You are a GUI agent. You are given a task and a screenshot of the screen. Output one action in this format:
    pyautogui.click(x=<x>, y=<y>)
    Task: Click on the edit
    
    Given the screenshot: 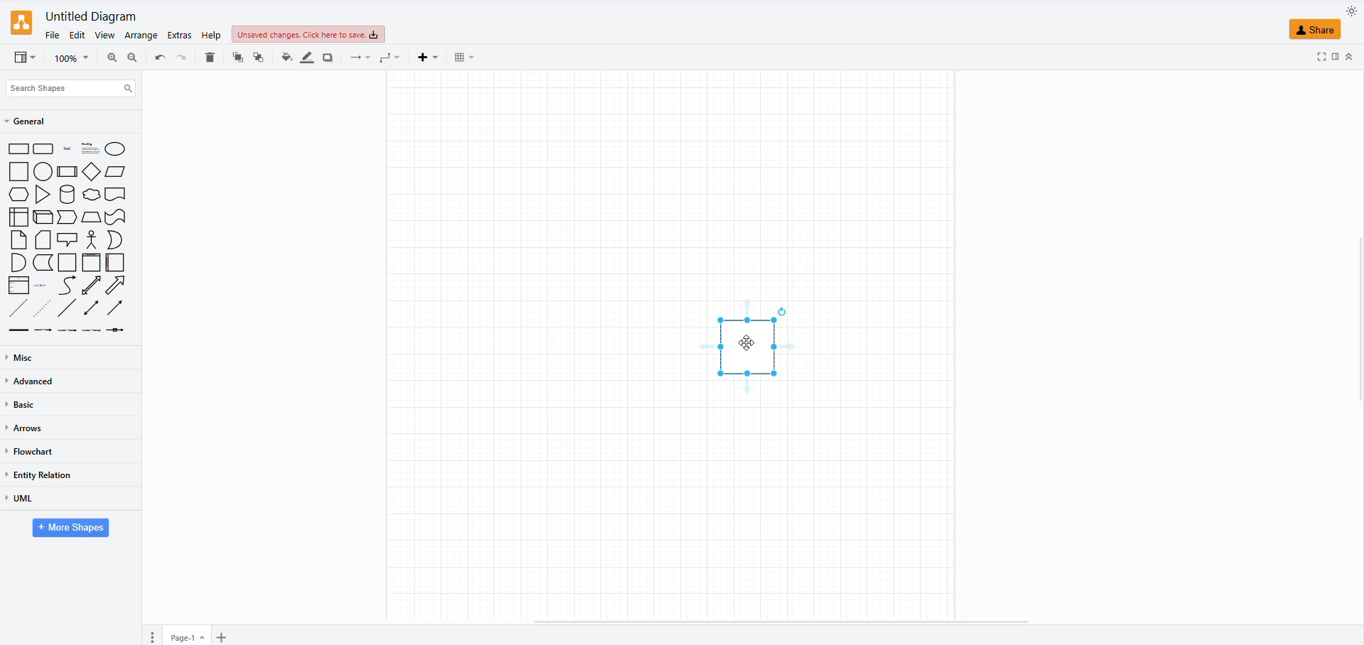 What is the action you would take?
    pyautogui.click(x=78, y=35)
    